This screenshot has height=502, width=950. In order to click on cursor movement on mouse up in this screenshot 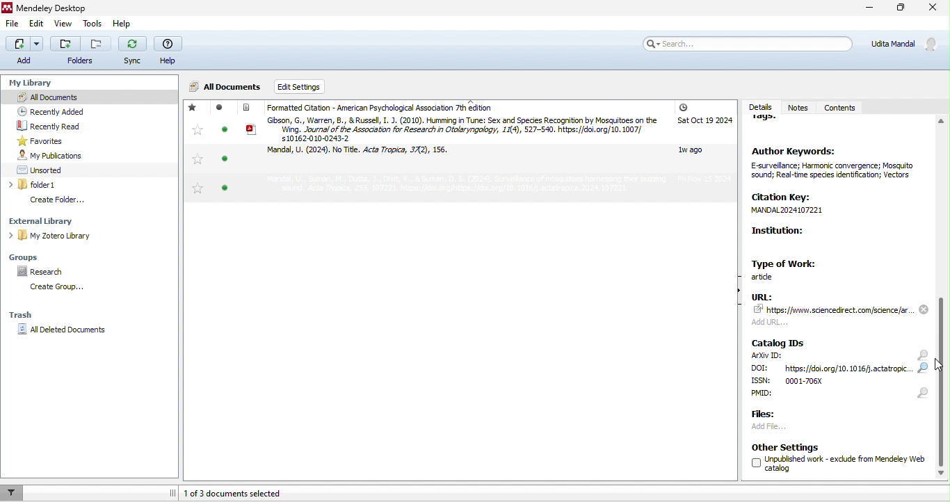, I will do `click(941, 366)`.